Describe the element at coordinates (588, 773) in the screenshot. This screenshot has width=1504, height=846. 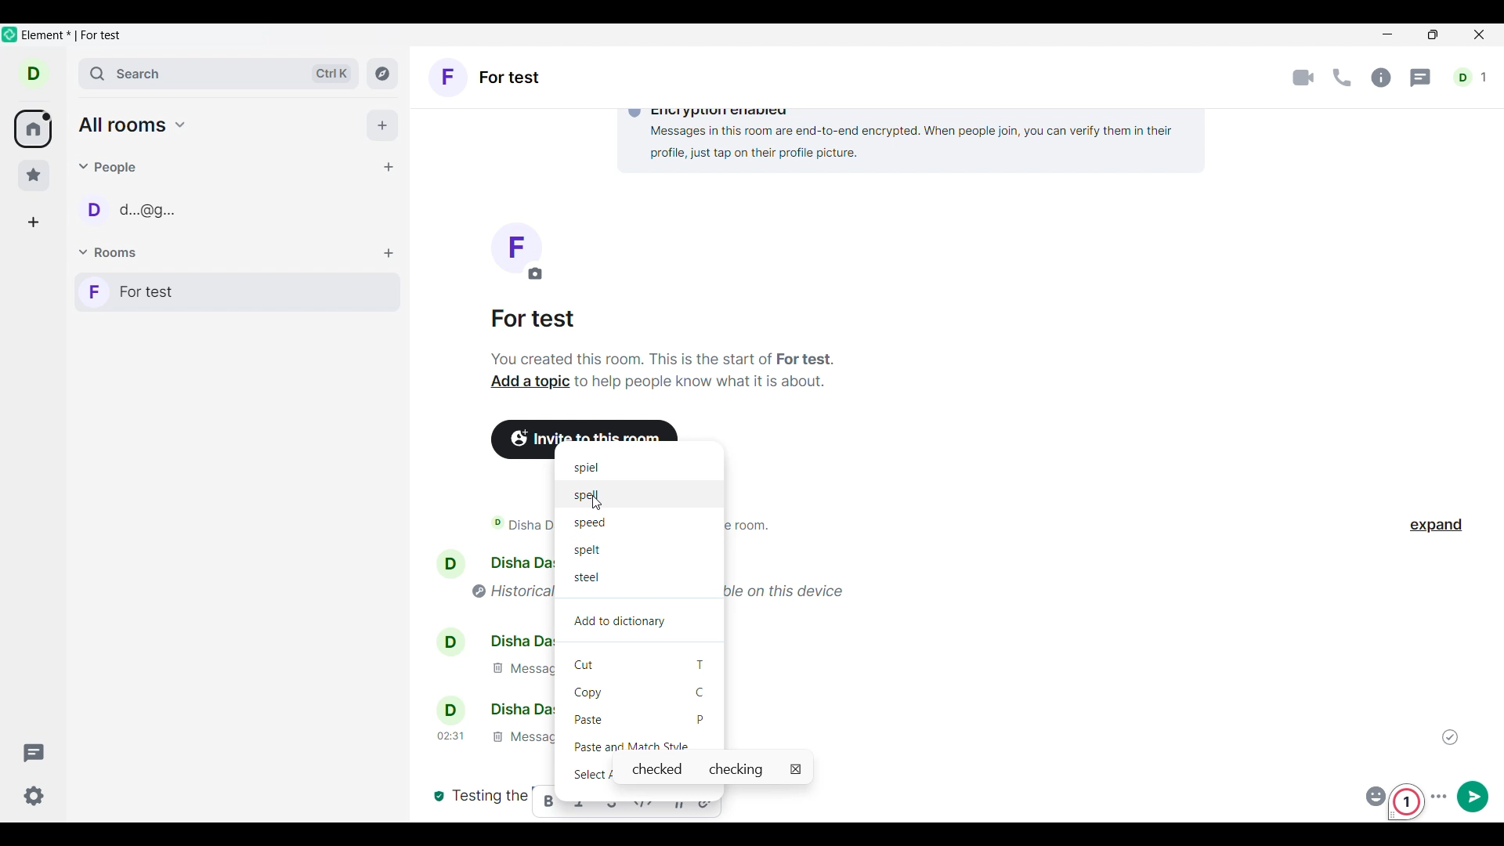
I see `Select all` at that location.